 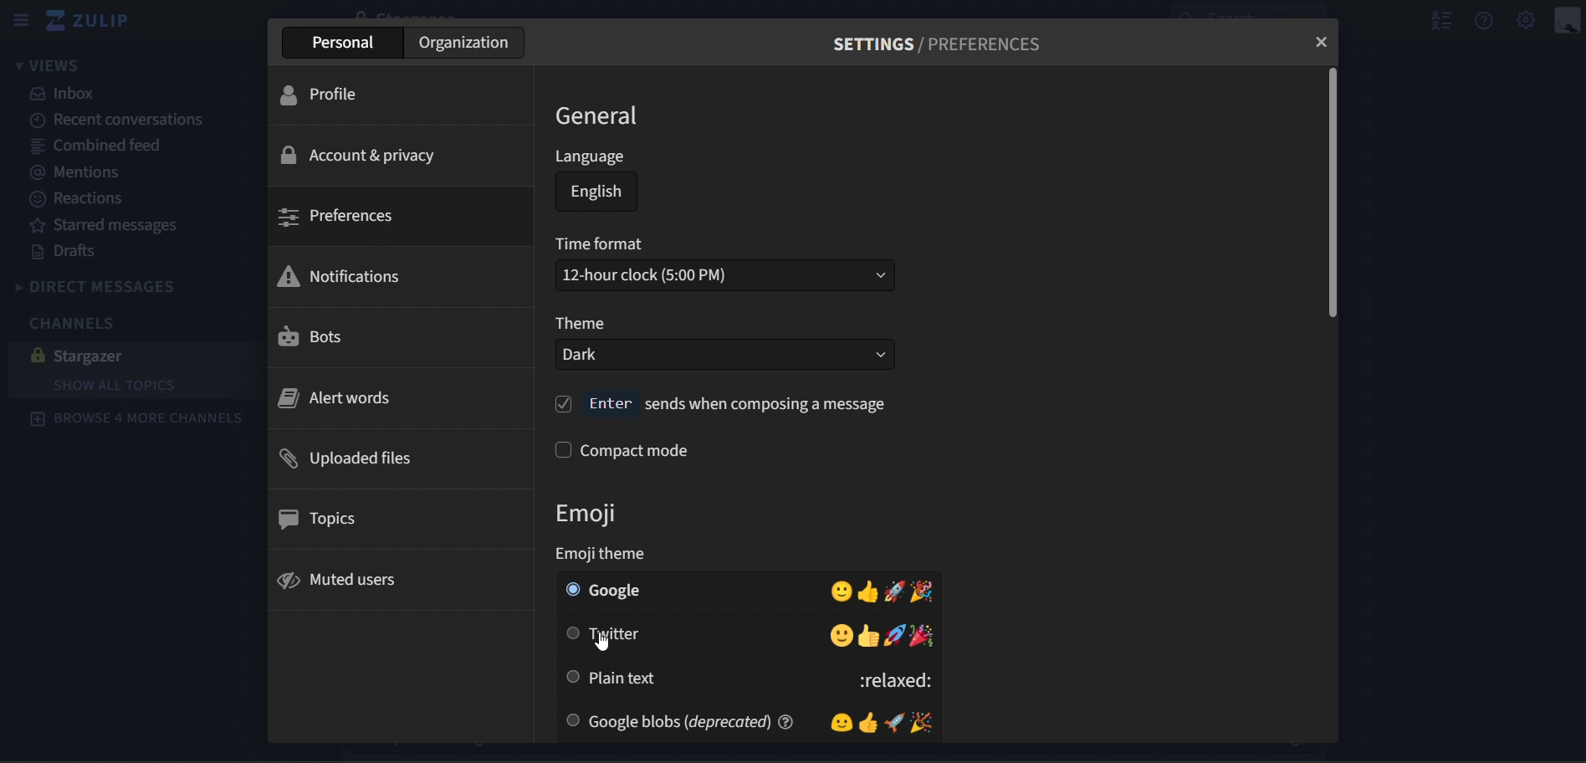 What do you see at coordinates (750, 590) in the screenshot?
I see `google` at bounding box center [750, 590].